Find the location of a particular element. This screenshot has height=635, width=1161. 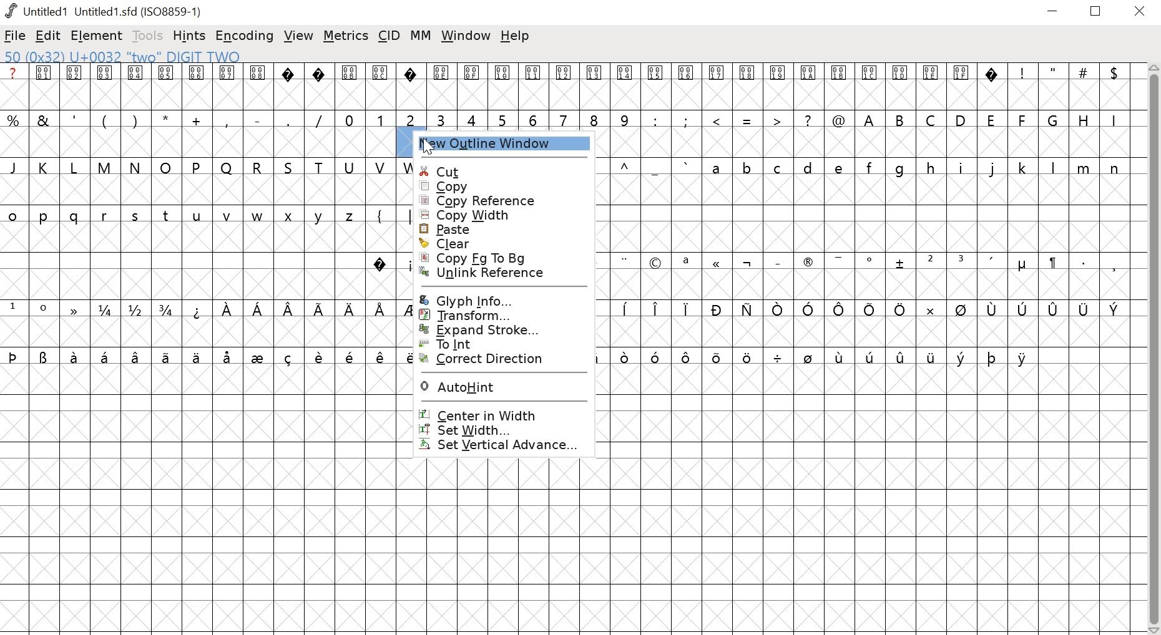

CORRECT DIRECTION is located at coordinates (499, 359).